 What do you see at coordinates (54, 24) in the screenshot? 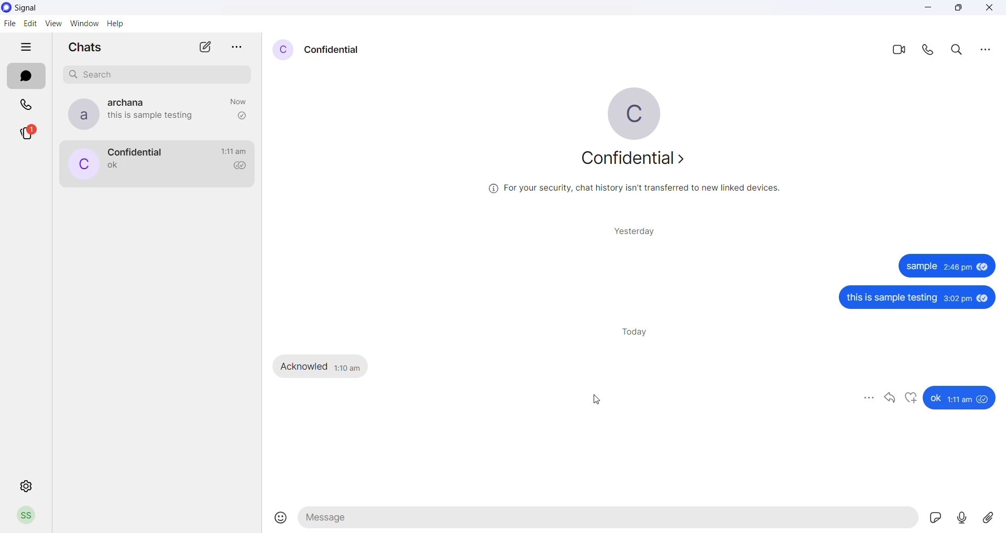
I see `view` at bounding box center [54, 24].